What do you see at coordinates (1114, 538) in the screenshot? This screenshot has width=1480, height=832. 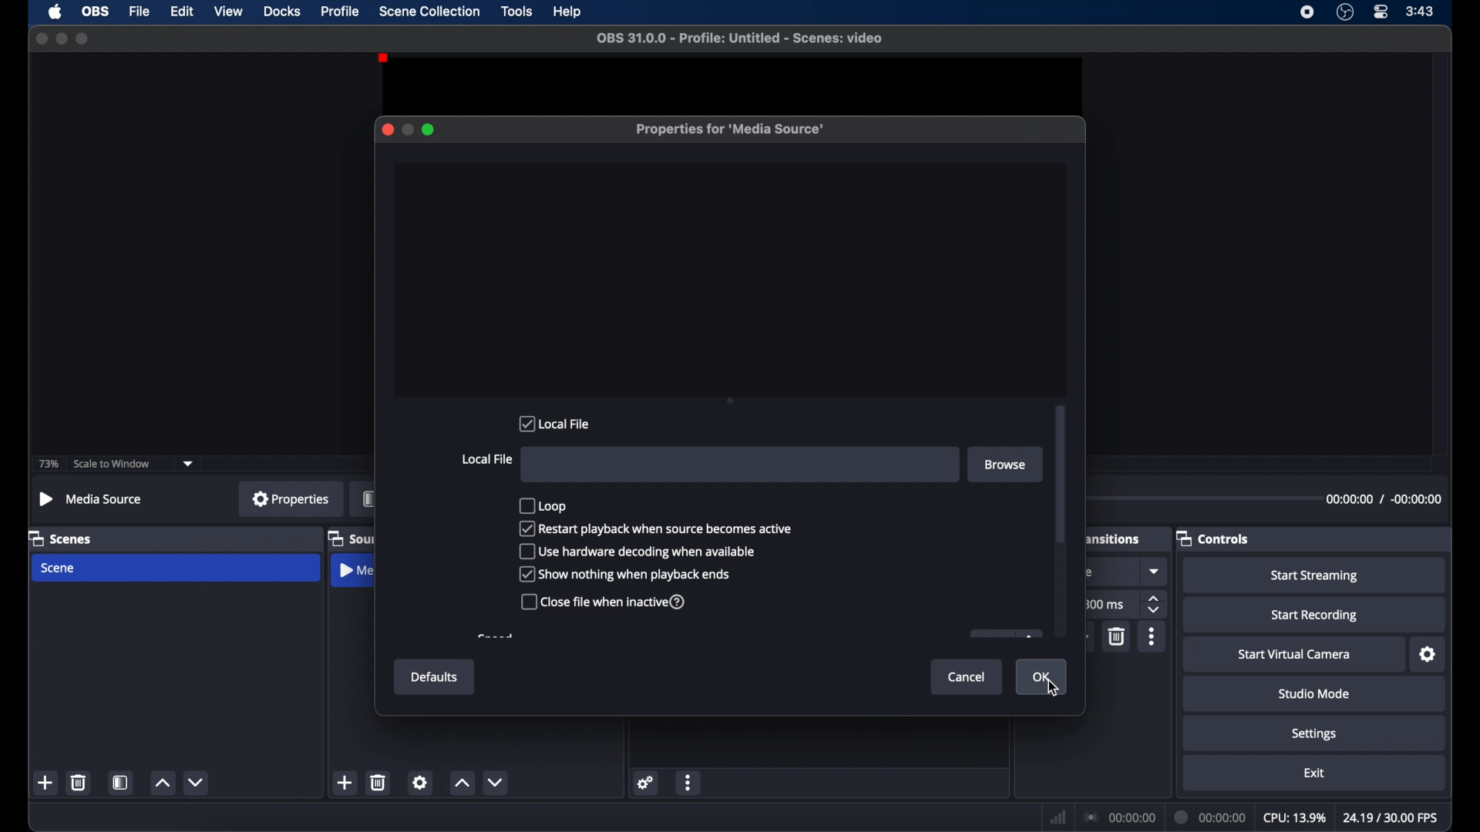 I see `obscure label` at bounding box center [1114, 538].